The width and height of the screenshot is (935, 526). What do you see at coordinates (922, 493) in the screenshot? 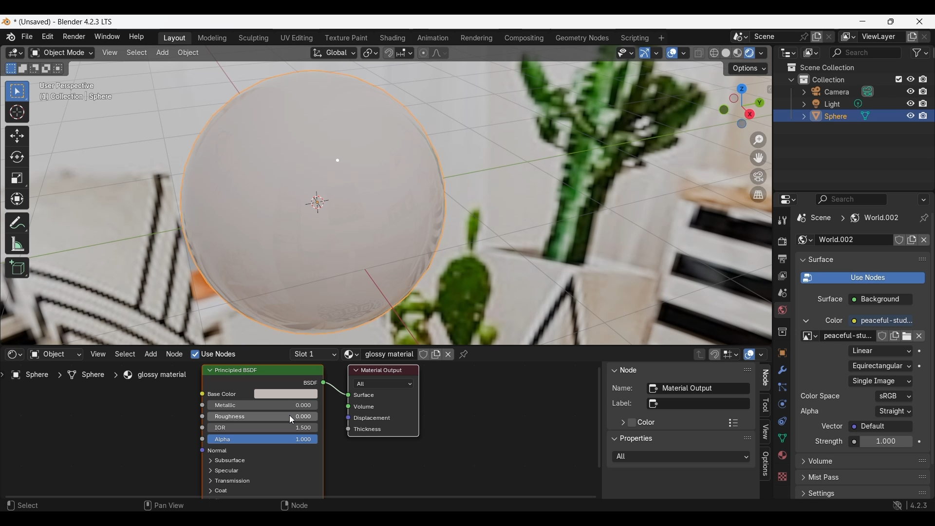
I see `Float settings` at bounding box center [922, 493].